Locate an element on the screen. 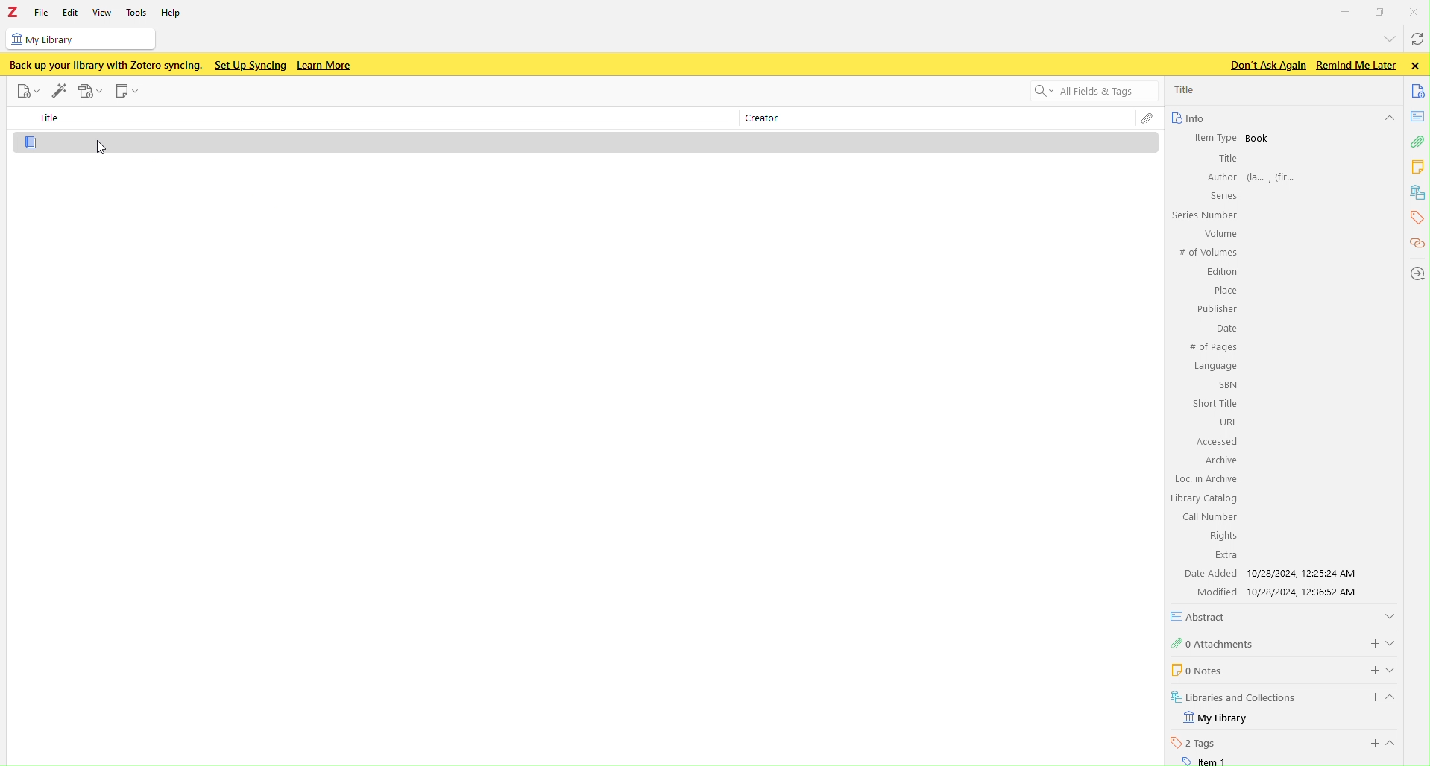 The image size is (1430, 766). Learn More is located at coordinates (326, 66).